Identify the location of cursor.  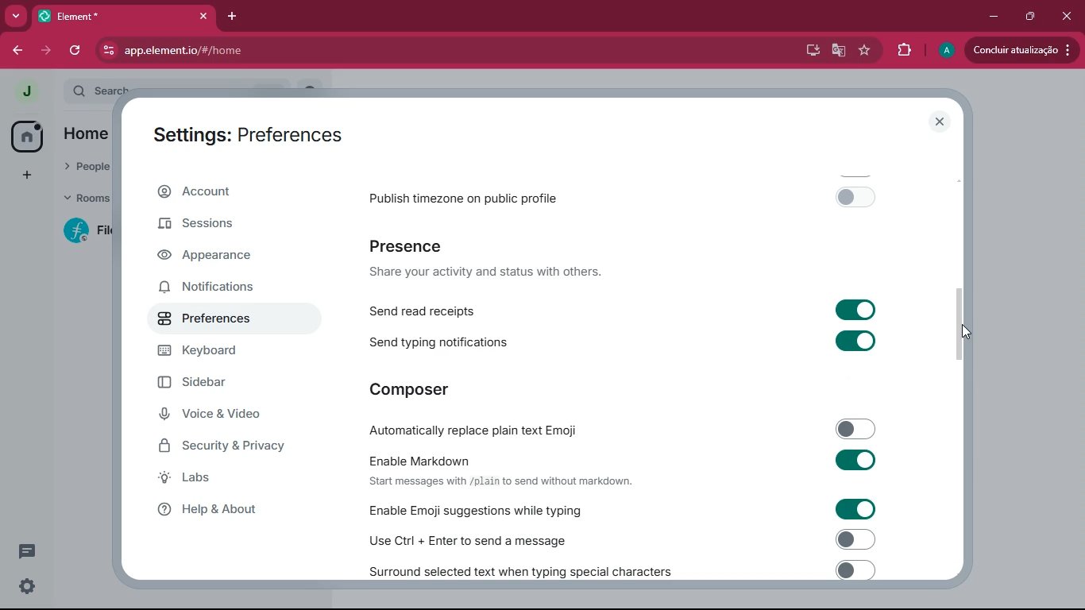
(967, 332).